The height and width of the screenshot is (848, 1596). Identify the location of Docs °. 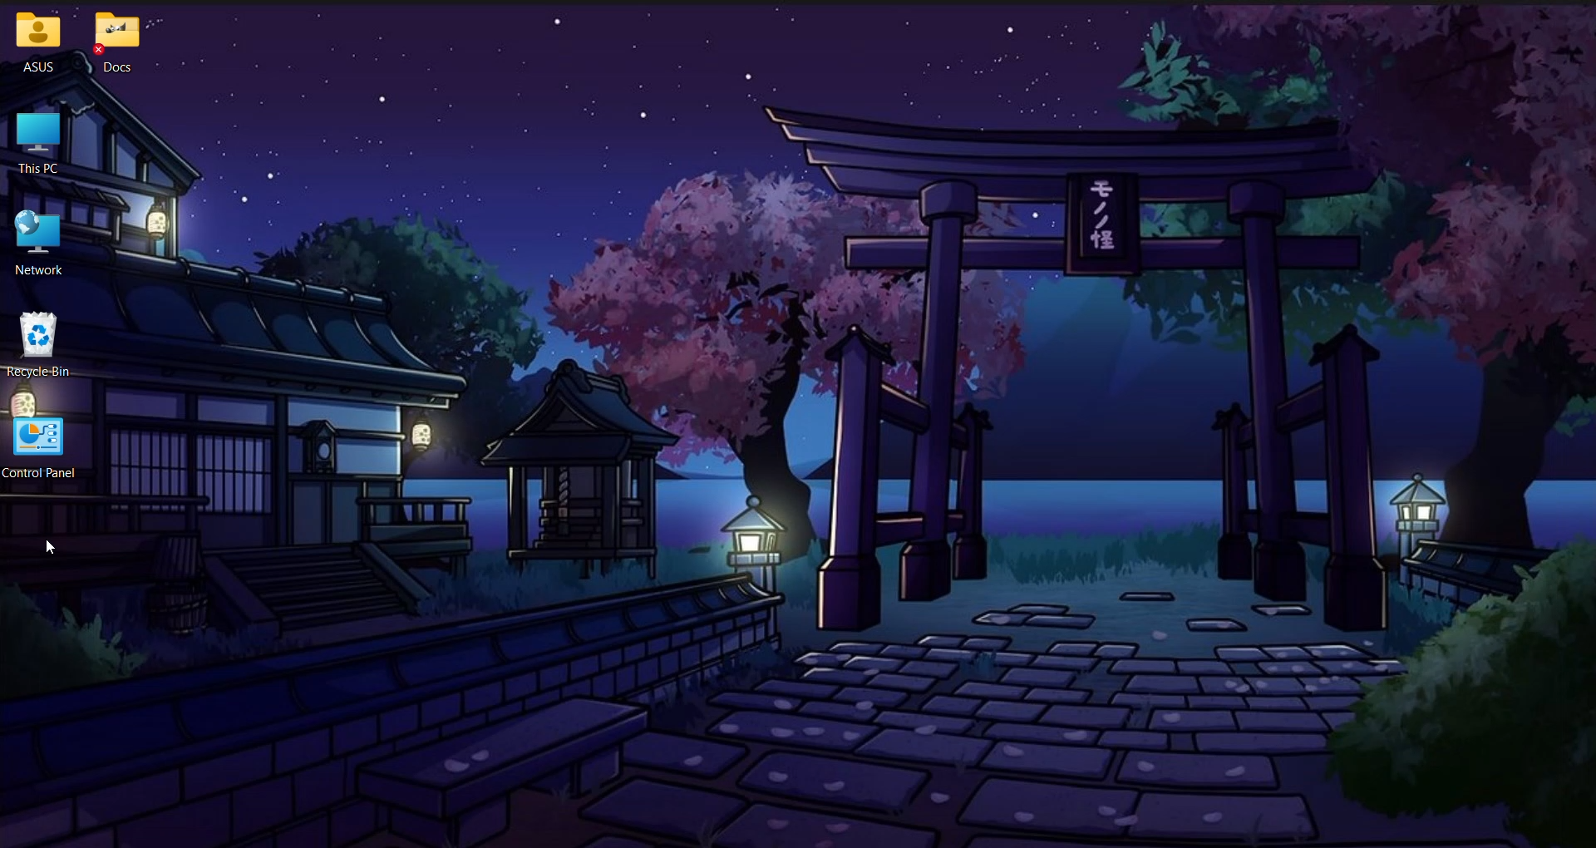
(134, 44).